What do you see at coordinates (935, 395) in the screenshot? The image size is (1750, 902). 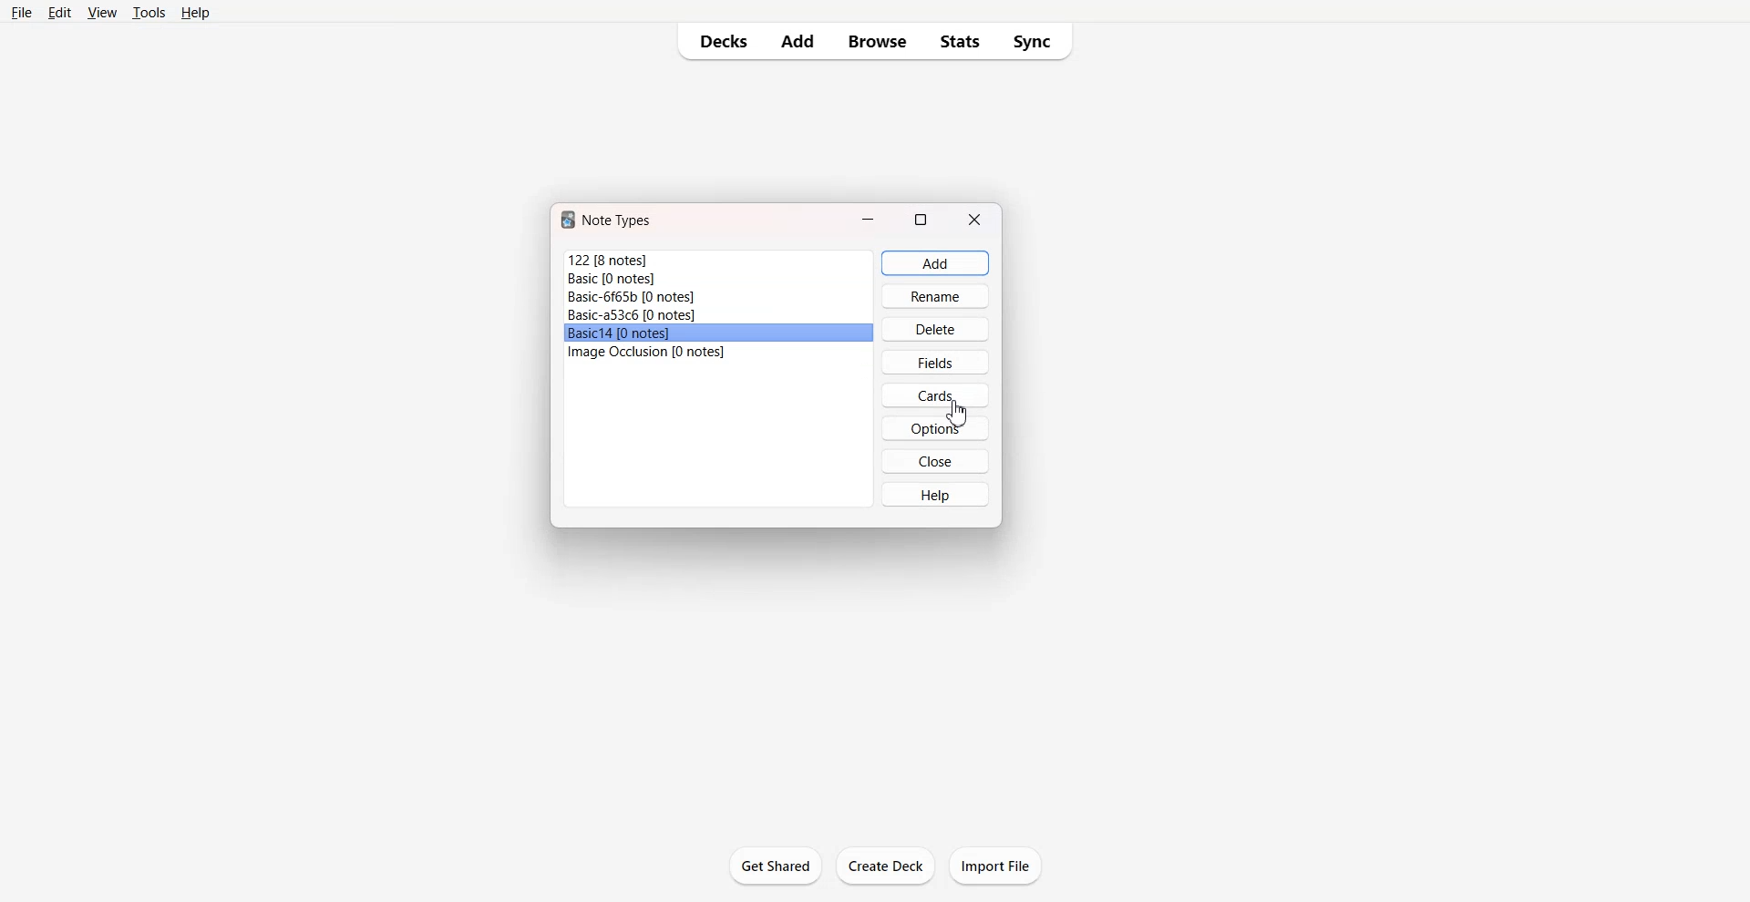 I see `Cards` at bounding box center [935, 395].